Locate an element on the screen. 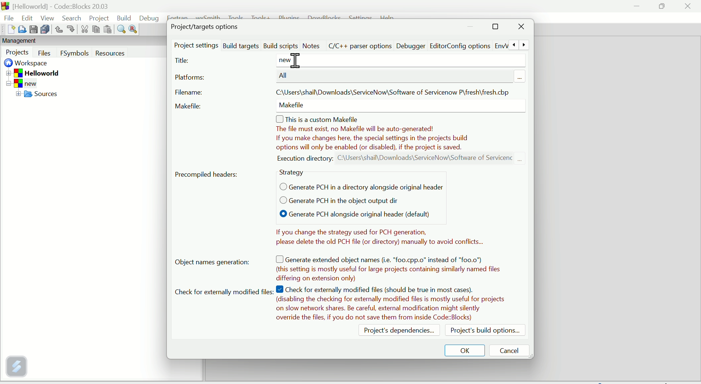   is located at coordinates (70, 29).